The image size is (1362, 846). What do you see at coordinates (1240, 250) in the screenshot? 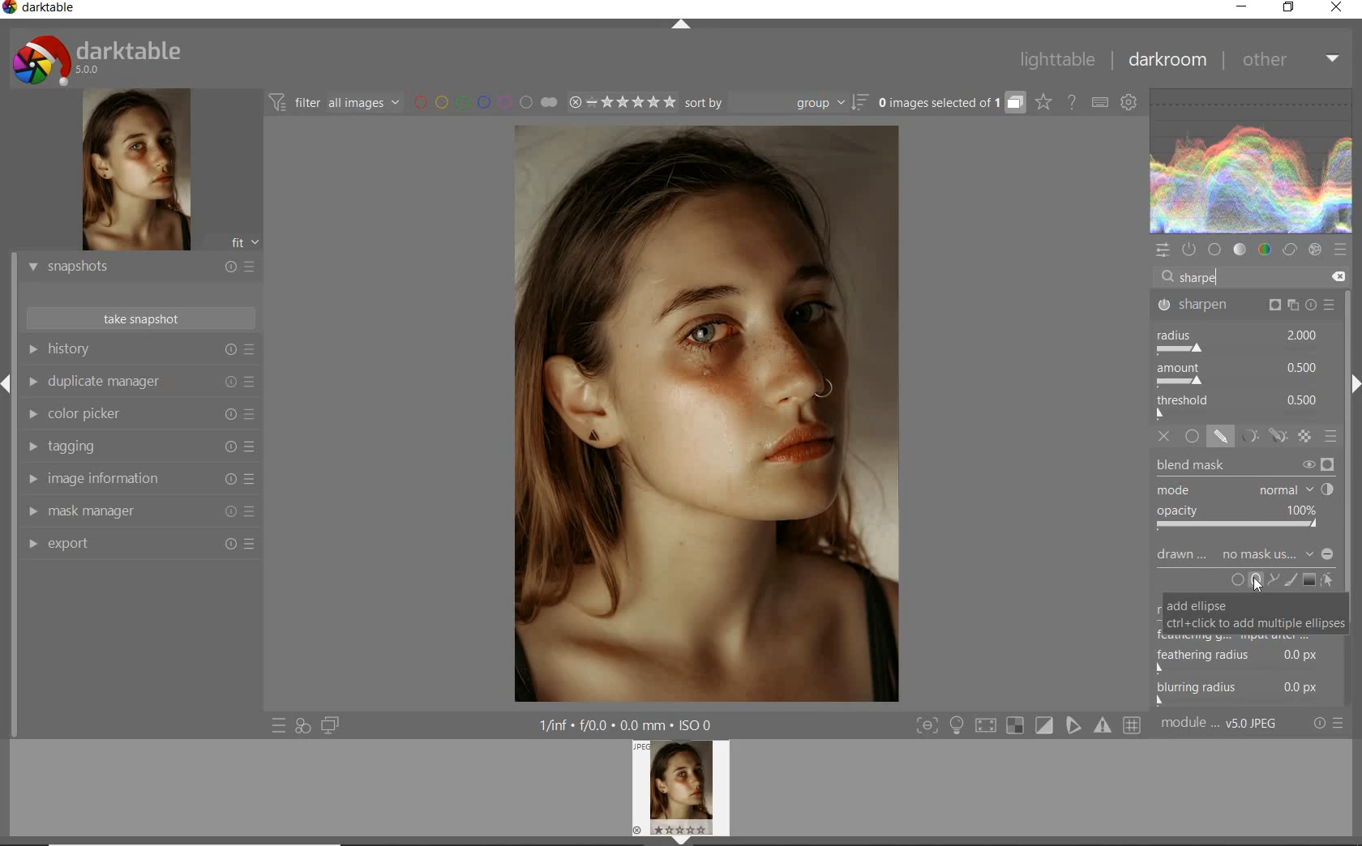
I see `tone` at bounding box center [1240, 250].